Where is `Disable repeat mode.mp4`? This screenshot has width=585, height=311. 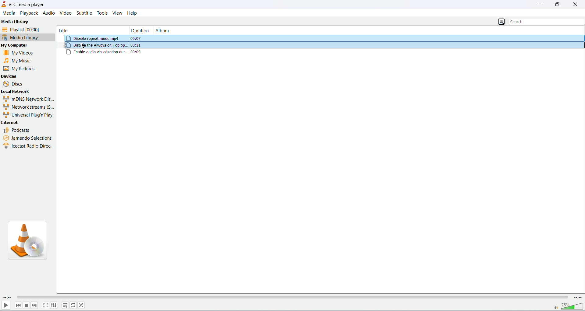
Disable repeat mode.mp4 is located at coordinates (94, 38).